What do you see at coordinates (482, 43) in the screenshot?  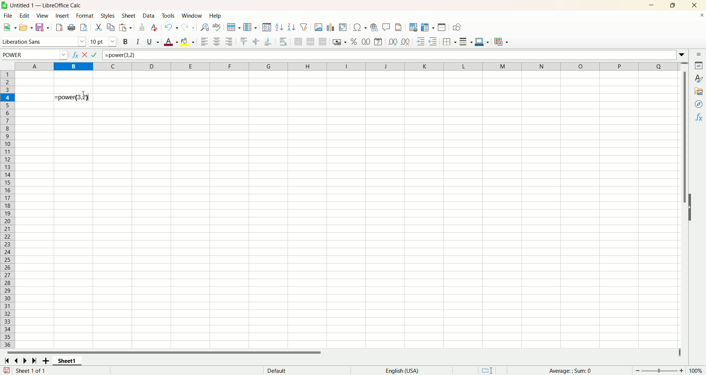 I see `border color` at bounding box center [482, 43].